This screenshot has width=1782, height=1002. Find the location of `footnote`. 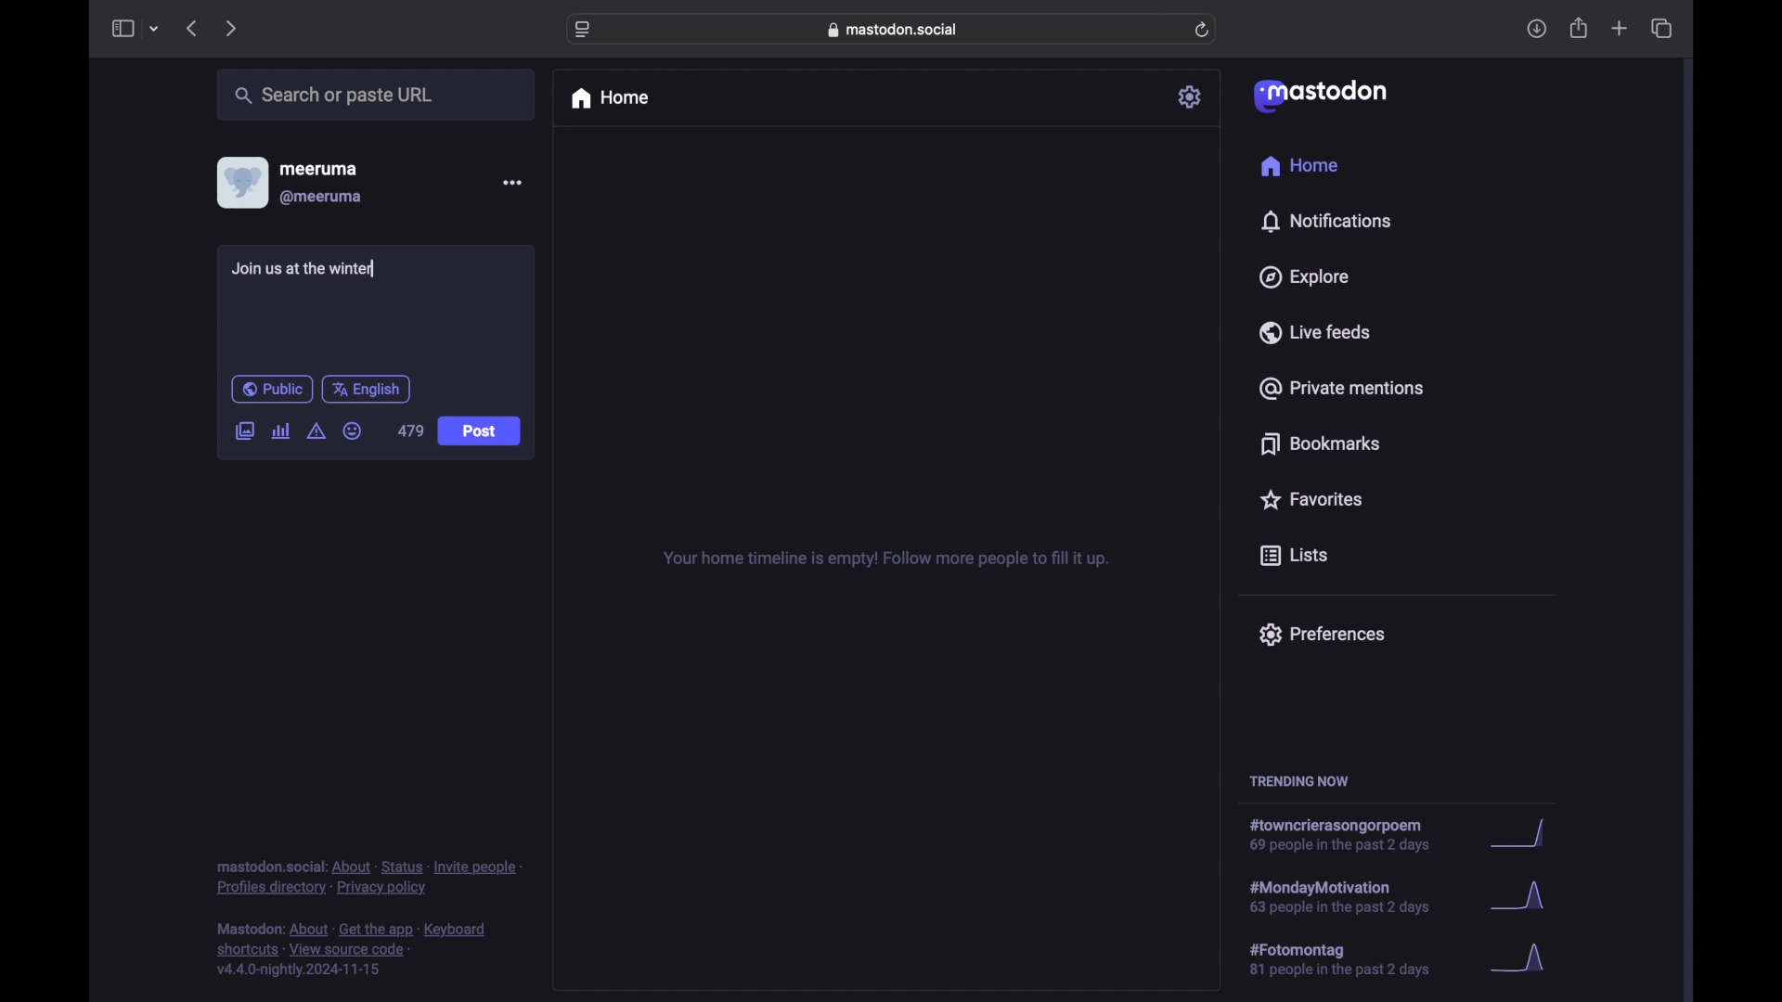

footnote is located at coordinates (369, 877).